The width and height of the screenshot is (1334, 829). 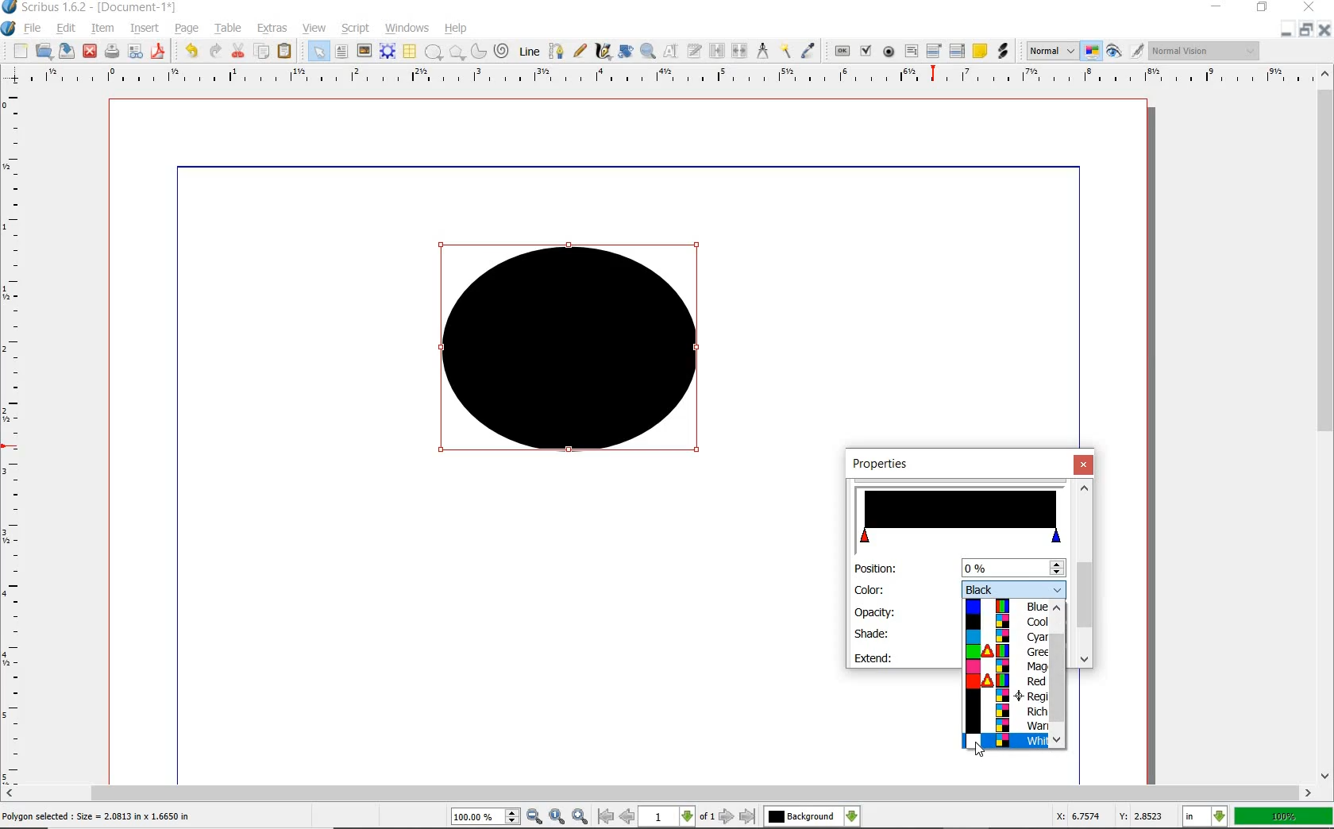 What do you see at coordinates (1286, 31) in the screenshot?
I see `MINIMIZE` at bounding box center [1286, 31].